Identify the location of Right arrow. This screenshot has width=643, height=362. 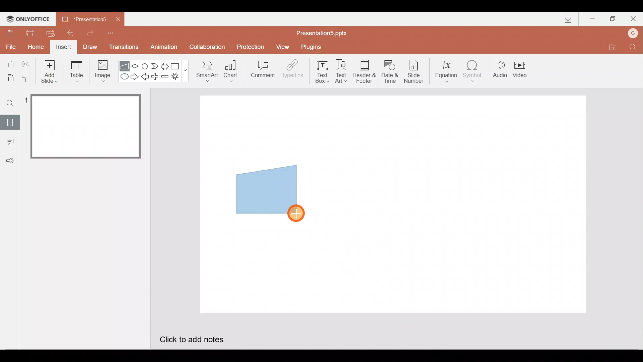
(135, 76).